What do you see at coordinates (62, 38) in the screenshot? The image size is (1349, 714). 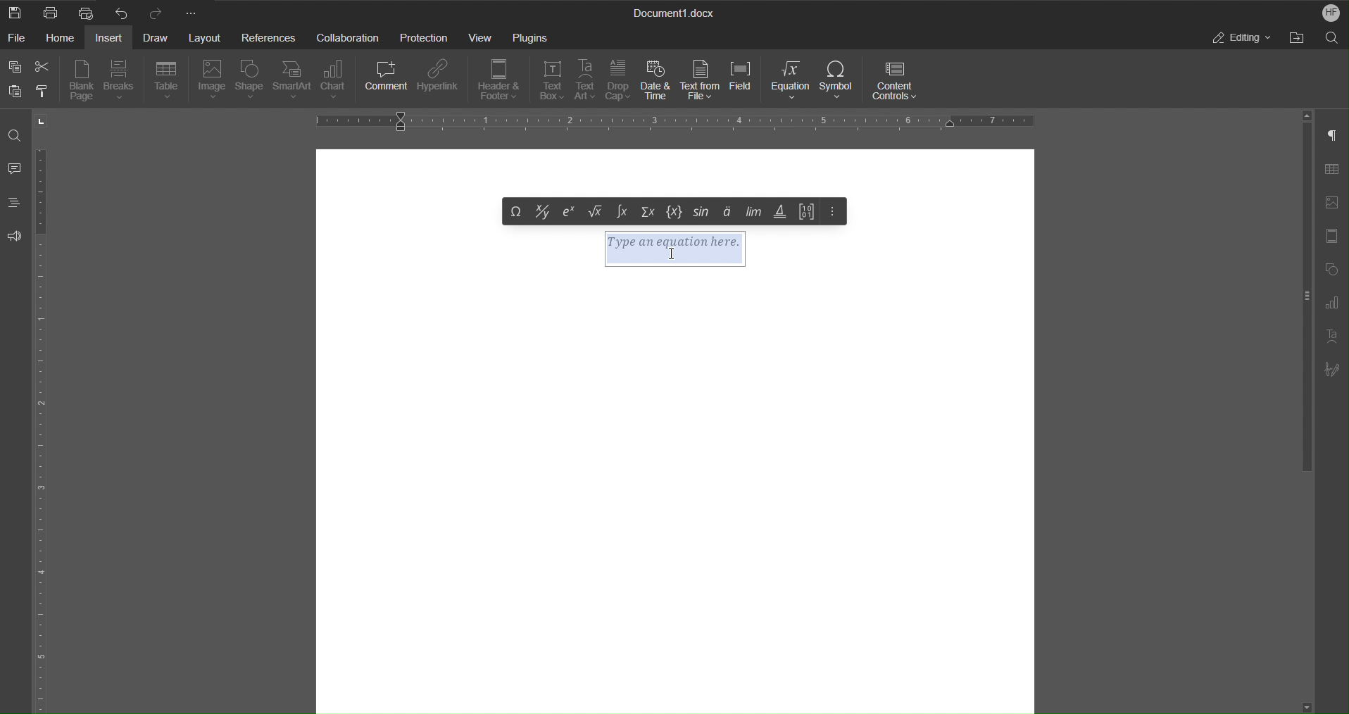 I see `Home` at bounding box center [62, 38].